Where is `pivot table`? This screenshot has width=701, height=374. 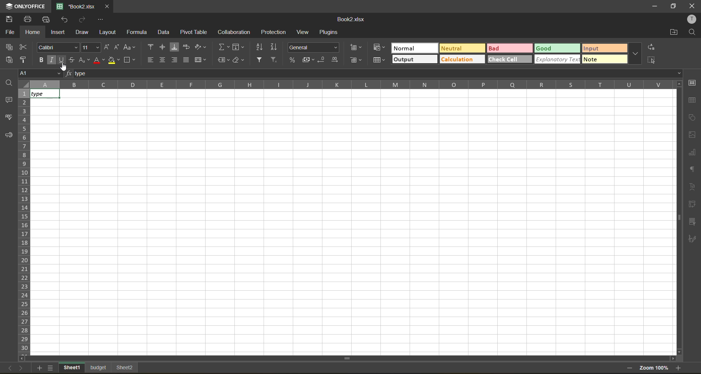 pivot table is located at coordinates (194, 33).